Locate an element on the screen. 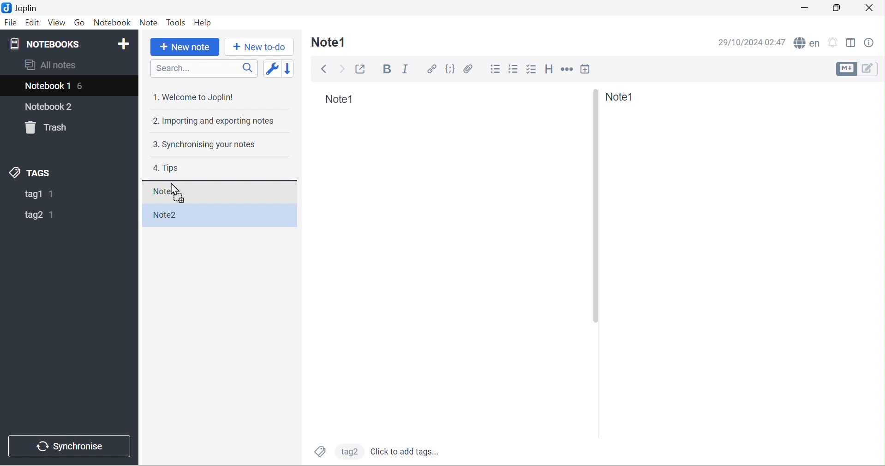 This screenshot has width=885, height=466. Joplin is located at coordinates (19, 7).